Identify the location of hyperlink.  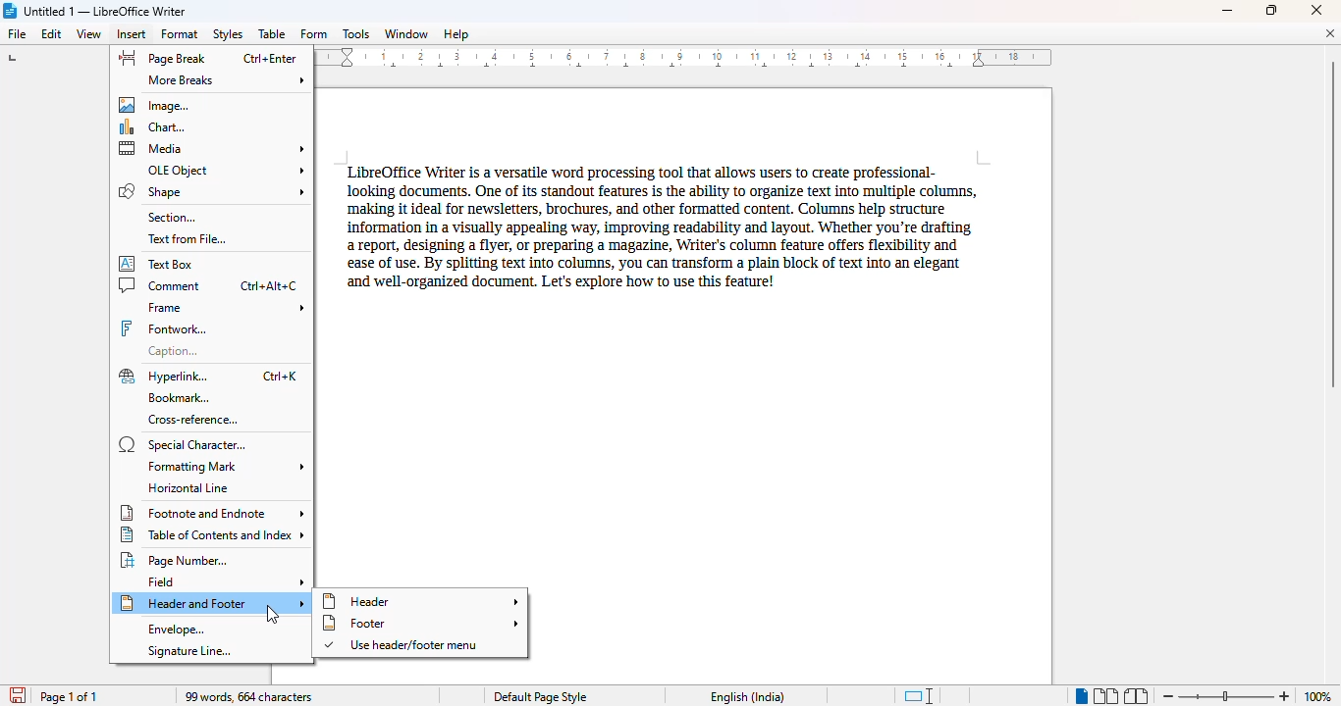
(210, 376).